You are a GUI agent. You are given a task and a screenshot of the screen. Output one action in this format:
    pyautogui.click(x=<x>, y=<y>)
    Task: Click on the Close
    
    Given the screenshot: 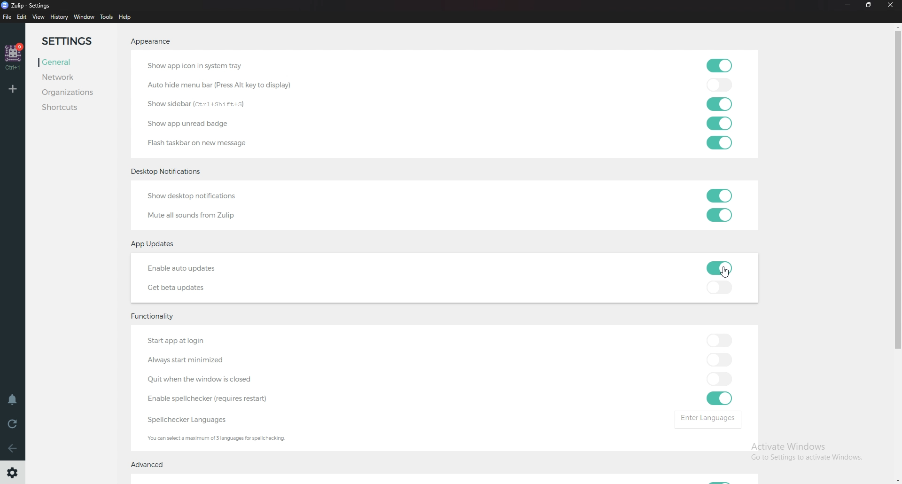 What is the action you would take?
    pyautogui.click(x=893, y=8)
    